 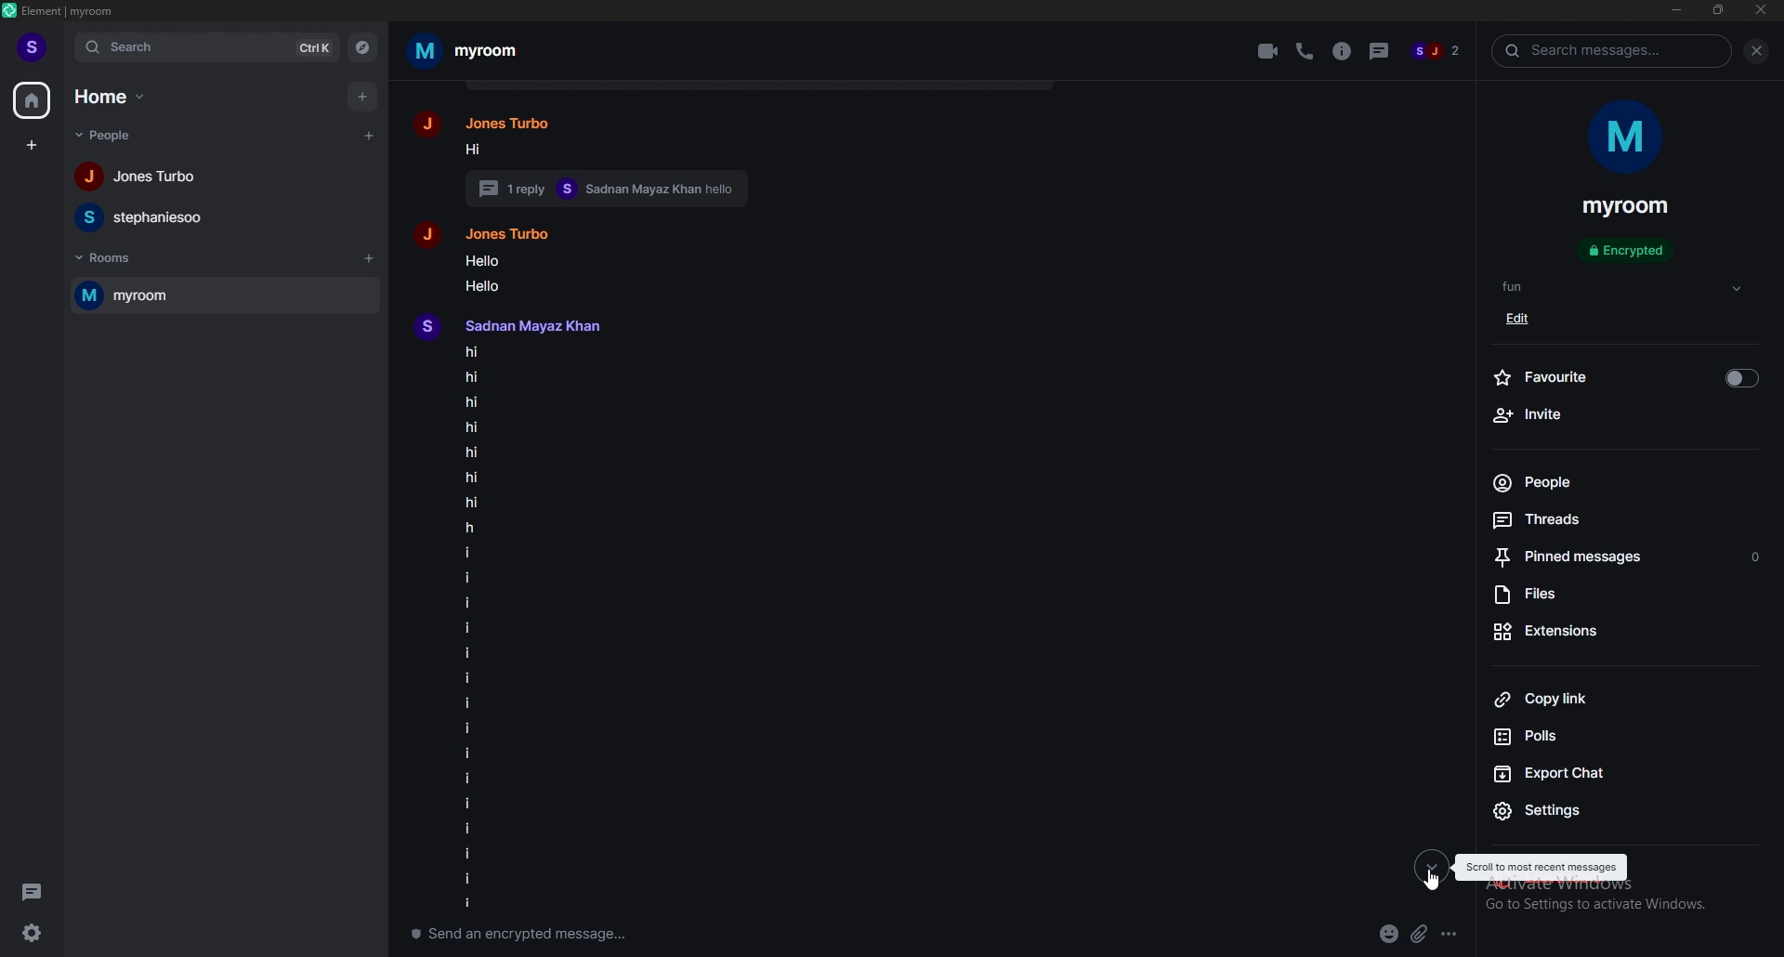 What do you see at coordinates (218, 178) in the screenshot?
I see `Jones Turbo` at bounding box center [218, 178].